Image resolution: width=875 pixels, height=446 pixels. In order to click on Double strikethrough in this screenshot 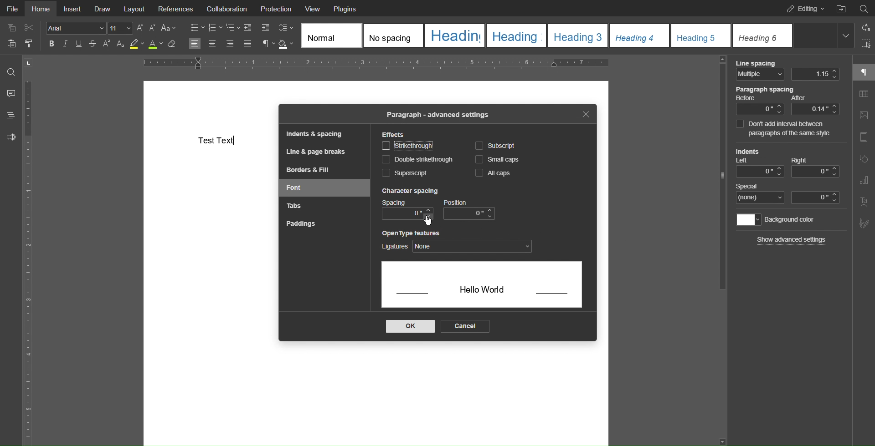, I will do `click(417, 160)`.